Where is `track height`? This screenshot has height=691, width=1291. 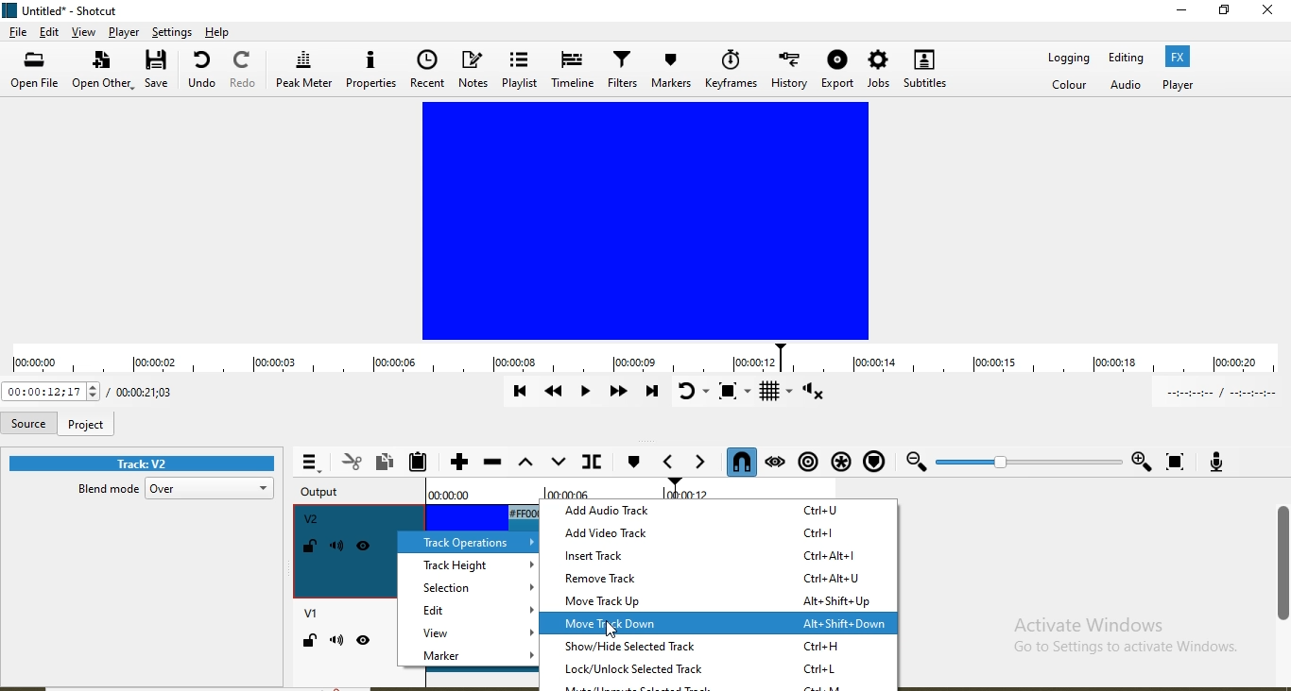
track height is located at coordinates (467, 565).